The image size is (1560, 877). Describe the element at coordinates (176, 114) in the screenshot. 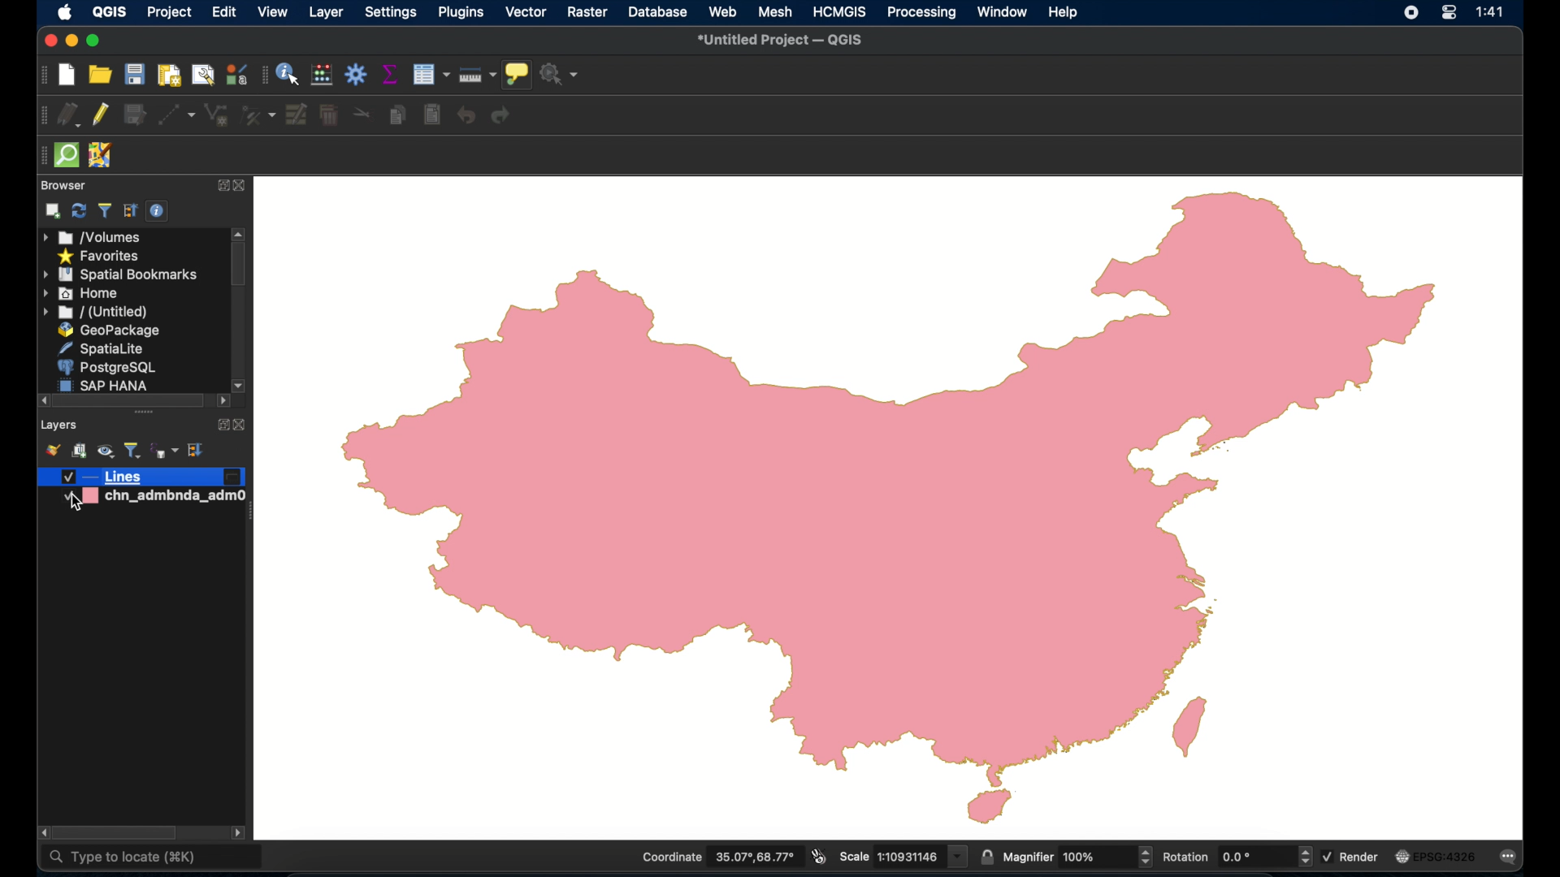

I see `digitize with segment` at that location.